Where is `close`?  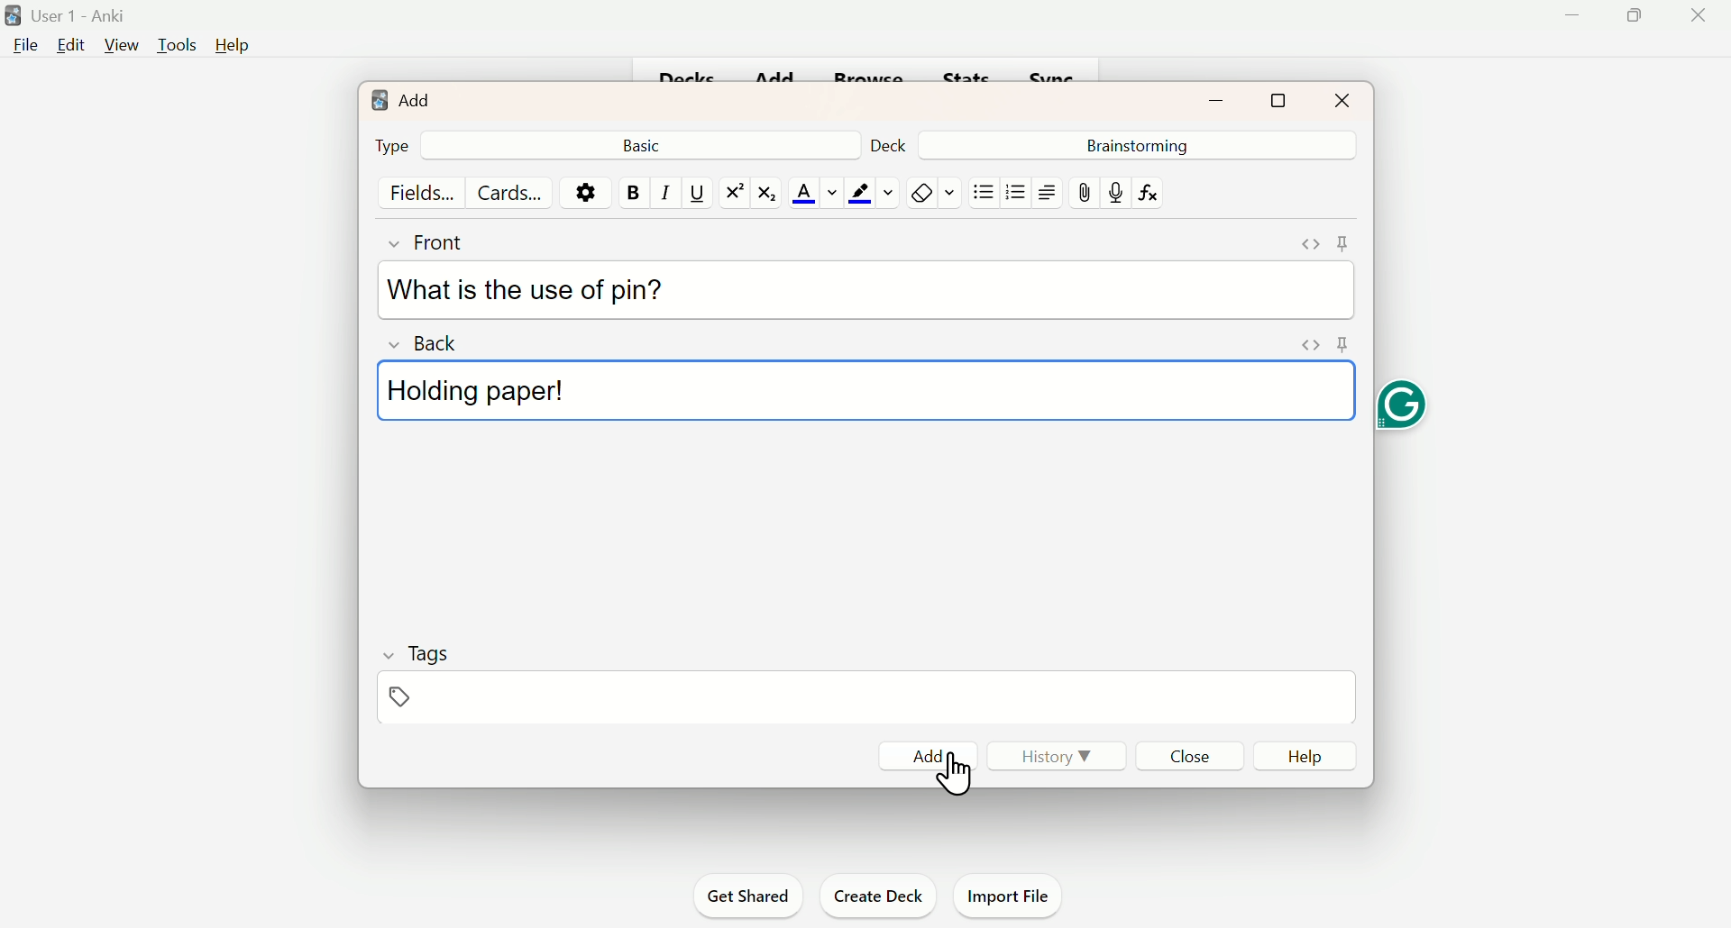 close is located at coordinates (1708, 22).